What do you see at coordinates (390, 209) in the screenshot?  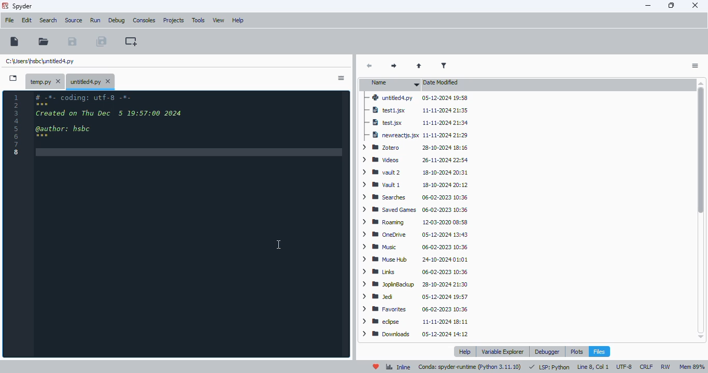 I see `saved games ` at bounding box center [390, 209].